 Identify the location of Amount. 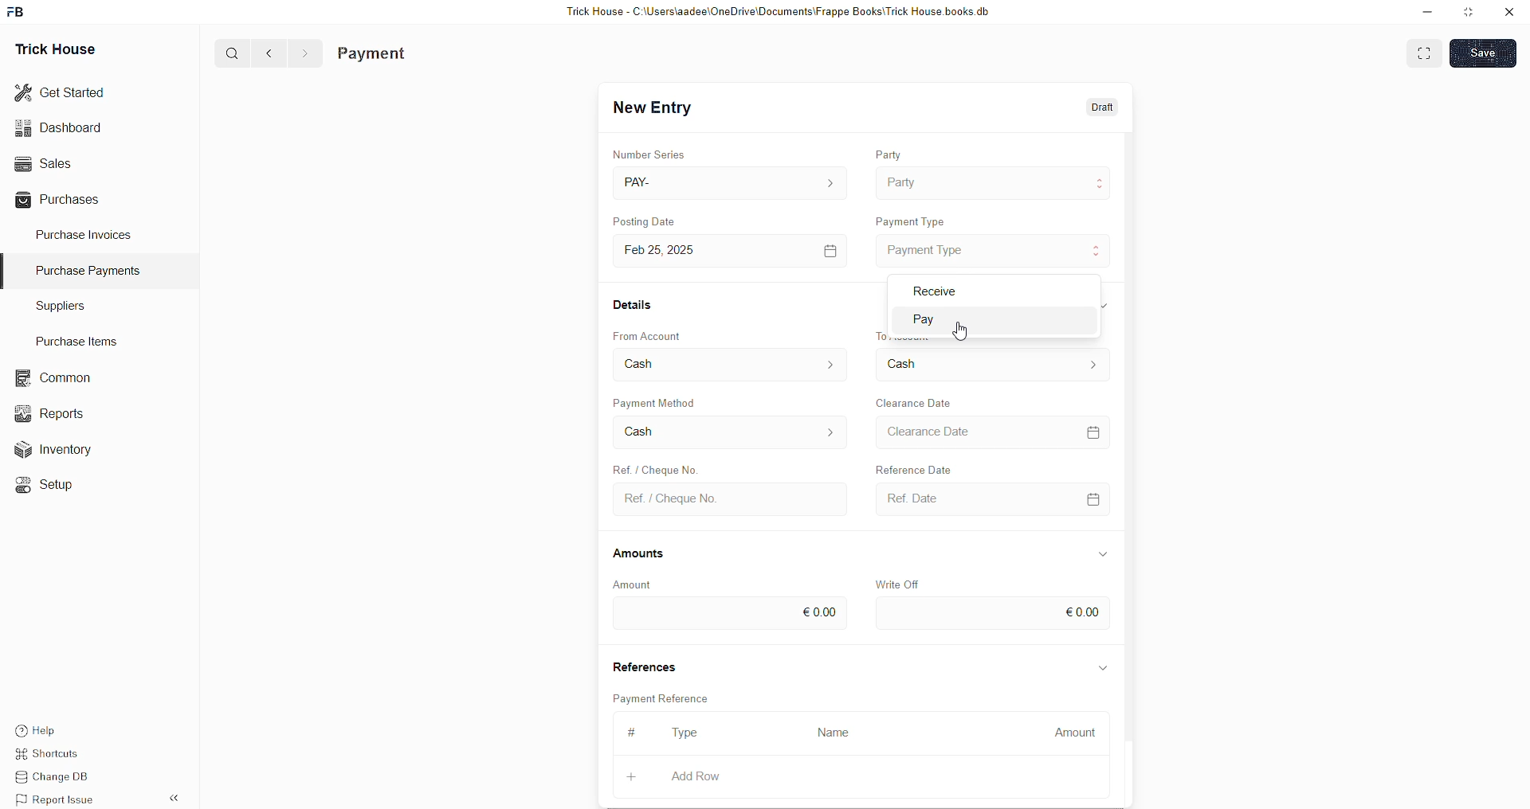
(1075, 729).